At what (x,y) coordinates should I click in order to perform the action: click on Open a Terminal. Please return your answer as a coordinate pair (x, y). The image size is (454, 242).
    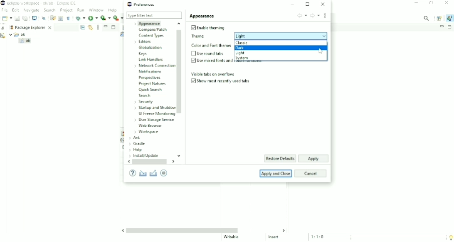
    Looking at the image, I should click on (35, 18).